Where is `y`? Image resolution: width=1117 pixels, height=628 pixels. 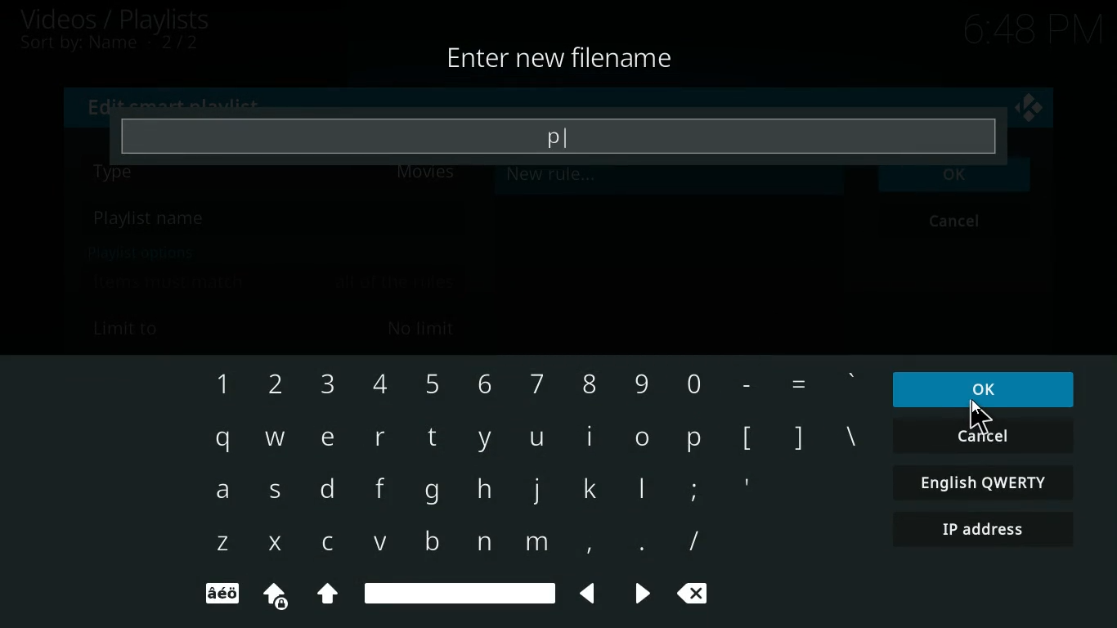
y is located at coordinates (483, 440).